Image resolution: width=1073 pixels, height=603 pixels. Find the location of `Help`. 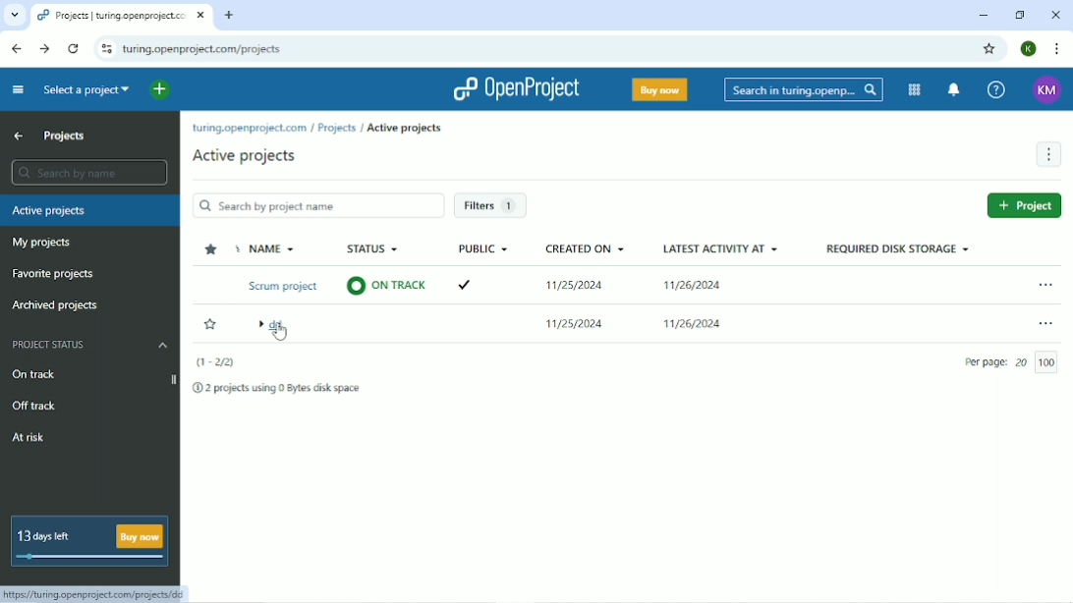

Help is located at coordinates (996, 89).